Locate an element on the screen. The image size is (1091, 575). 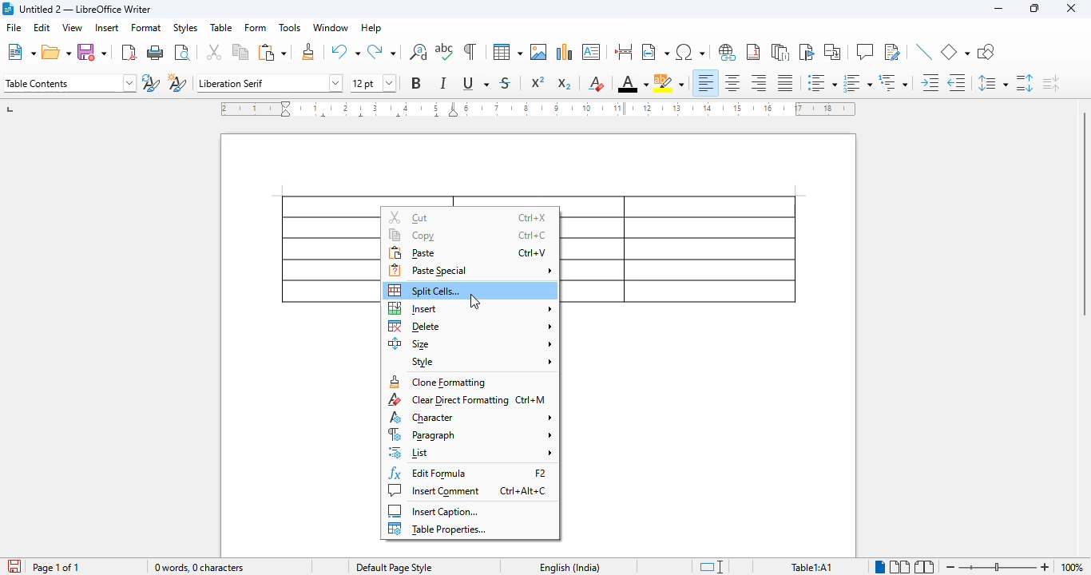
new is located at coordinates (21, 53).